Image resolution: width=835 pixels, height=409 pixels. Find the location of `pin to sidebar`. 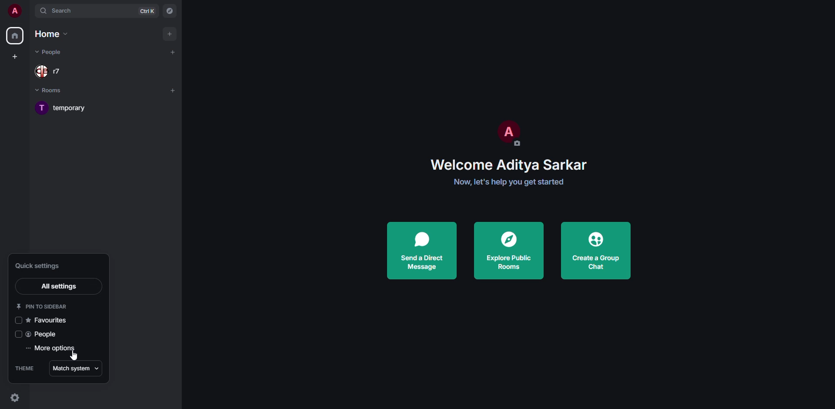

pin to sidebar is located at coordinates (44, 306).